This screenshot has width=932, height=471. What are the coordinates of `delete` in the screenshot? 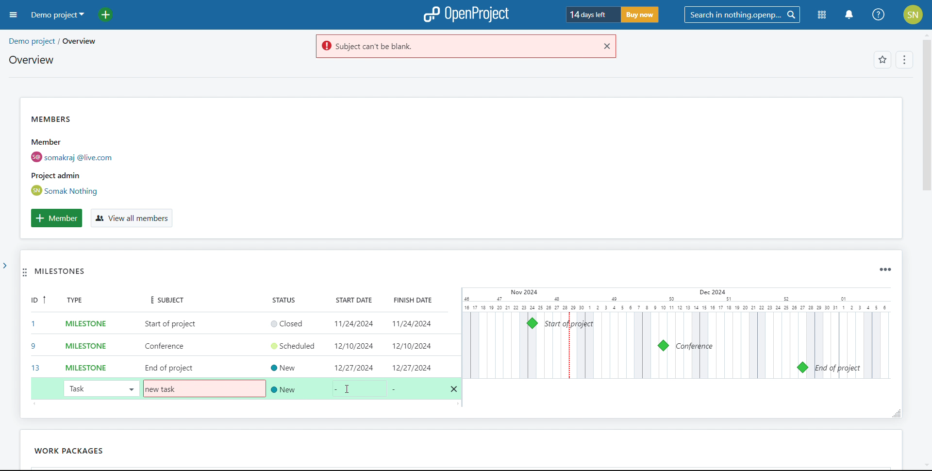 It's located at (454, 389).